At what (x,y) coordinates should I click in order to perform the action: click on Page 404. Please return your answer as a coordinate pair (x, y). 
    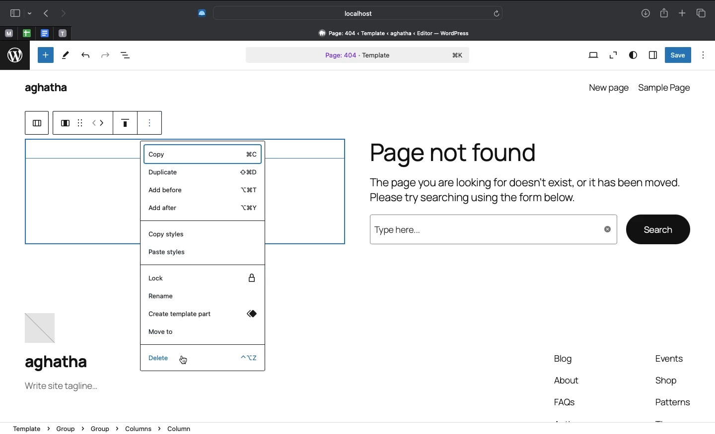
    Looking at the image, I should click on (358, 56).